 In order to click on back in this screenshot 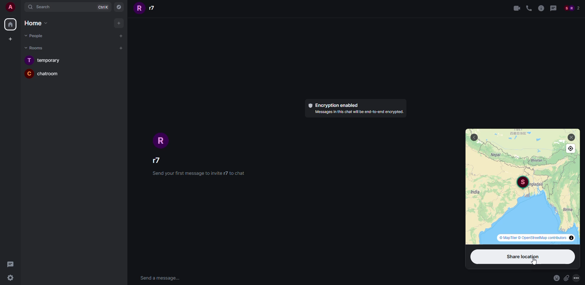, I will do `click(474, 137)`.